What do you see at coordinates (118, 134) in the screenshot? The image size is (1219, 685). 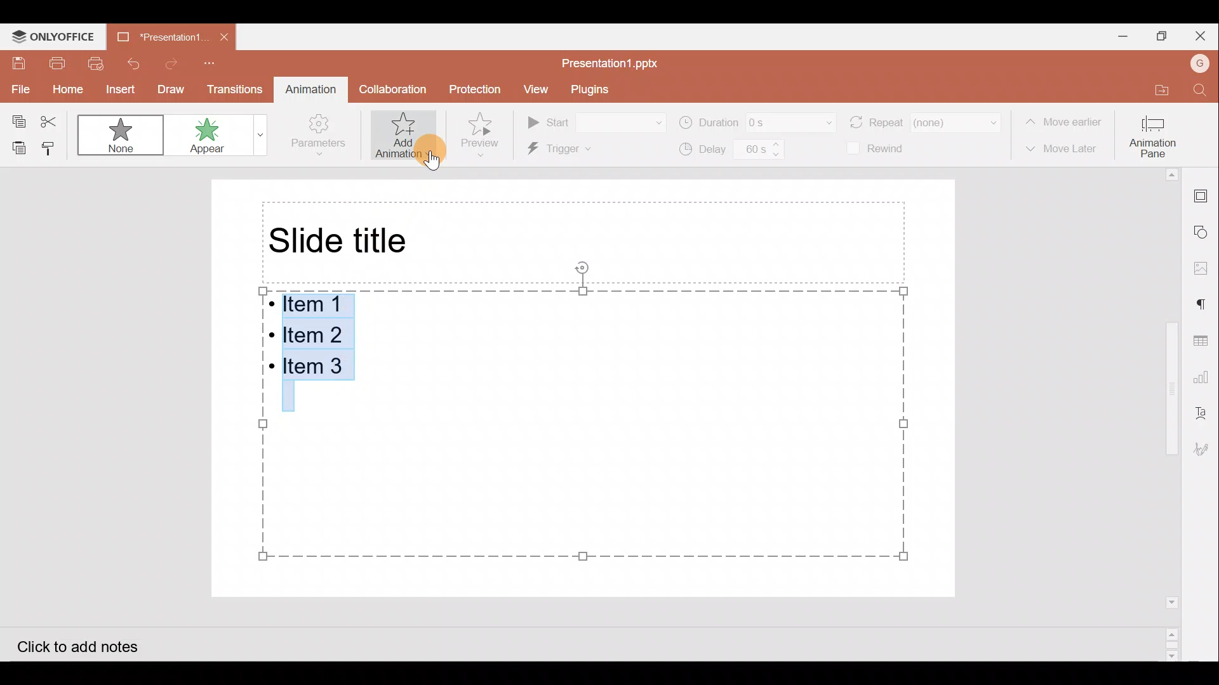 I see `None` at bounding box center [118, 134].